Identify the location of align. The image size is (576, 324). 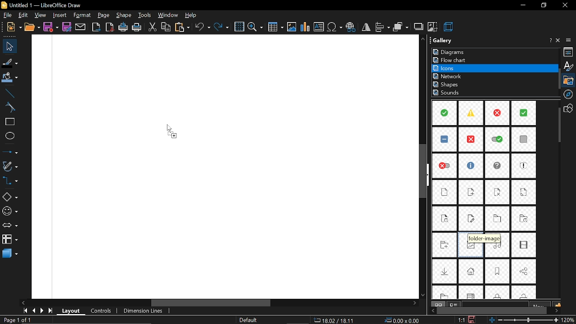
(382, 27).